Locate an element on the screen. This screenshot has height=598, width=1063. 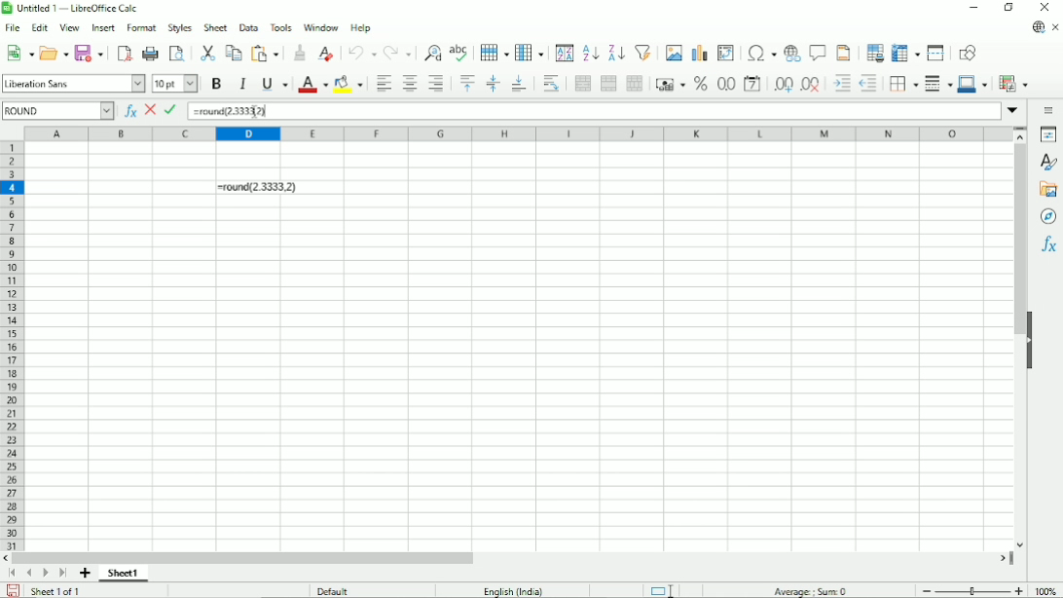
Vertical scrollbar is located at coordinates (1019, 240).